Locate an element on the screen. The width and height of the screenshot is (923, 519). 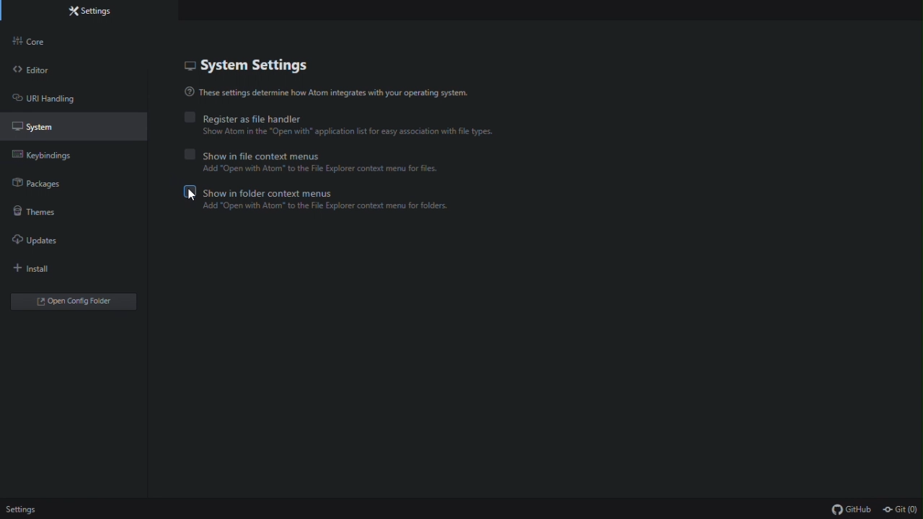
key bindings is located at coordinates (73, 153).